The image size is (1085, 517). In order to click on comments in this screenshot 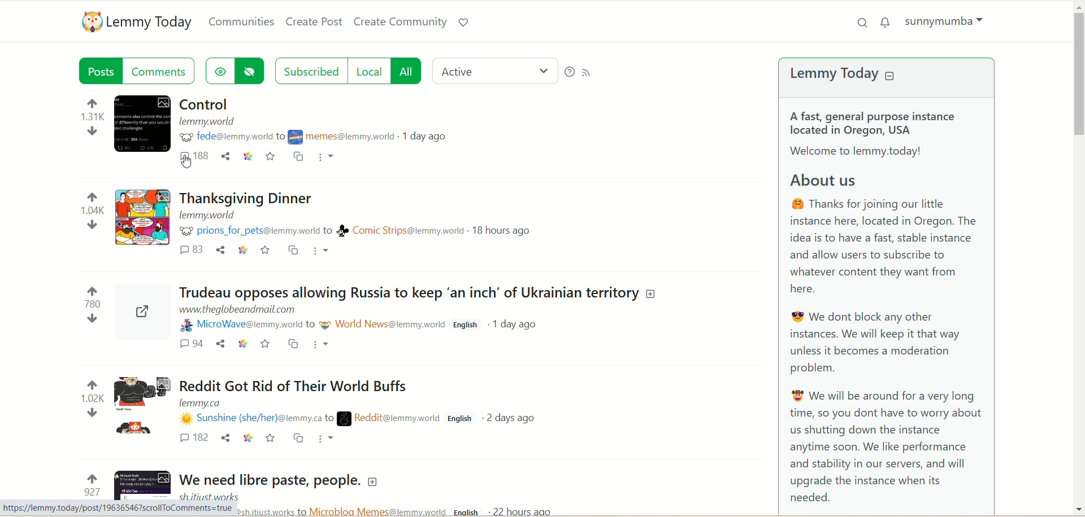, I will do `click(193, 250)`.